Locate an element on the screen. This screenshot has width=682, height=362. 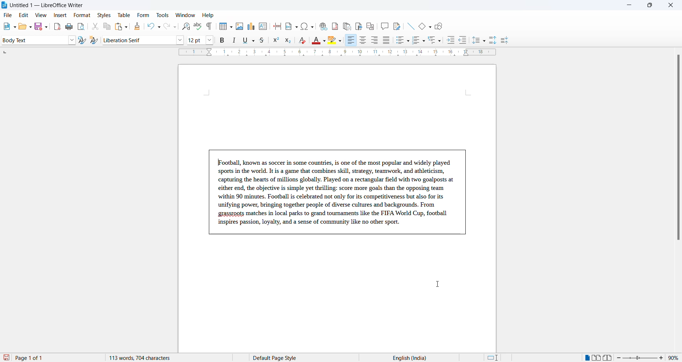
print is located at coordinates (70, 27).